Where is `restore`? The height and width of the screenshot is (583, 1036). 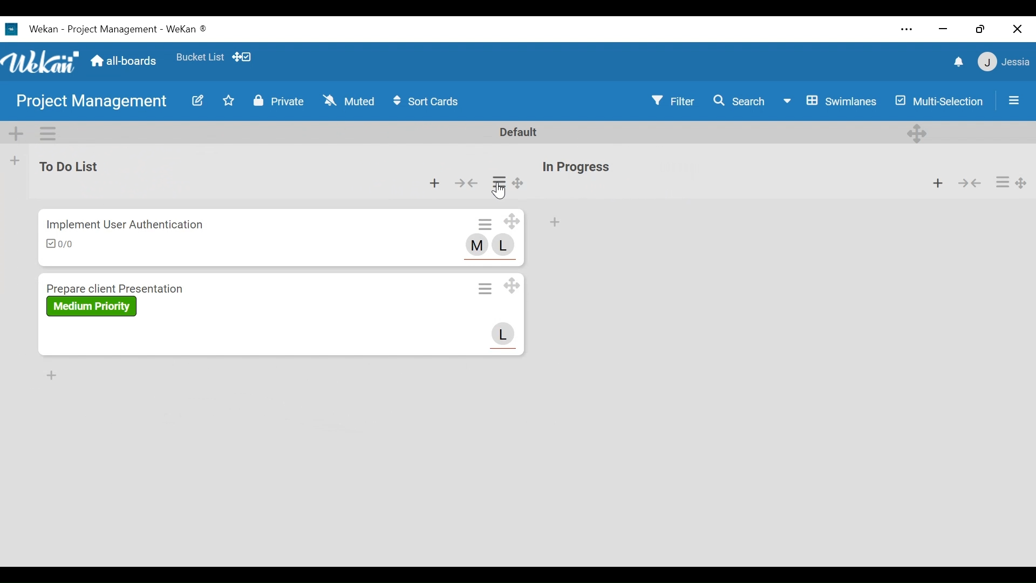
restore is located at coordinates (980, 29).